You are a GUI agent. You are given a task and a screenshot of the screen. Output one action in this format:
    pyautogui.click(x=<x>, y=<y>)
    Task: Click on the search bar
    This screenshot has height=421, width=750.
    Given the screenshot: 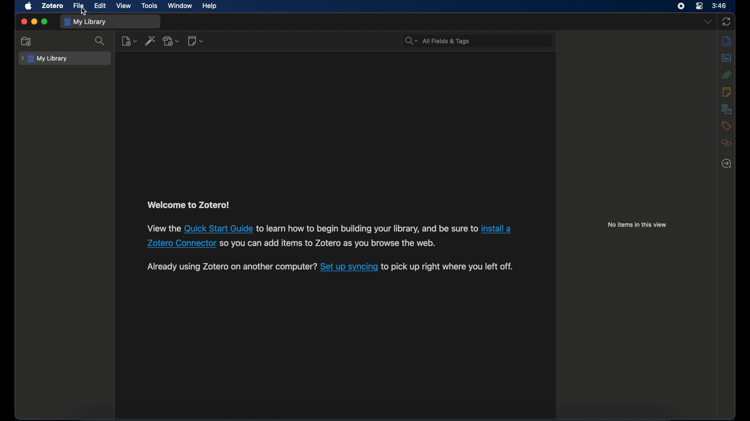 What is the action you would take?
    pyautogui.click(x=438, y=41)
    